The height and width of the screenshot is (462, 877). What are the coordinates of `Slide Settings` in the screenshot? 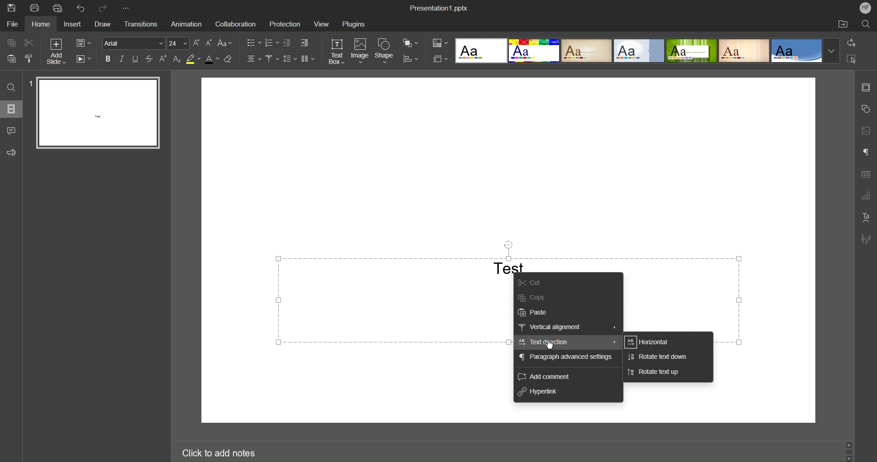 It's located at (84, 42).